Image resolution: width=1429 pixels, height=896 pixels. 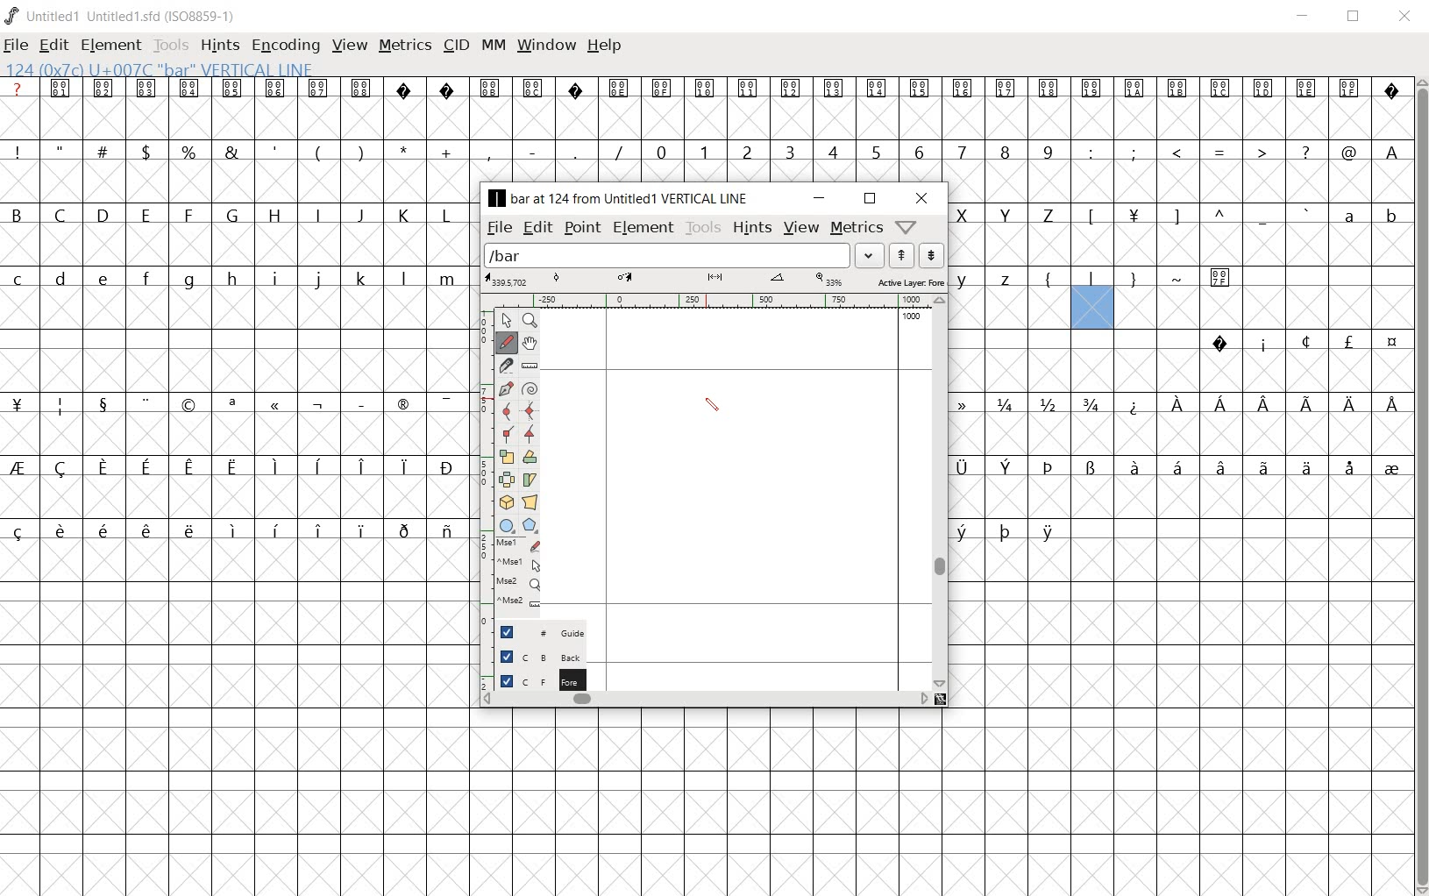 I want to click on encoding, so click(x=287, y=45).